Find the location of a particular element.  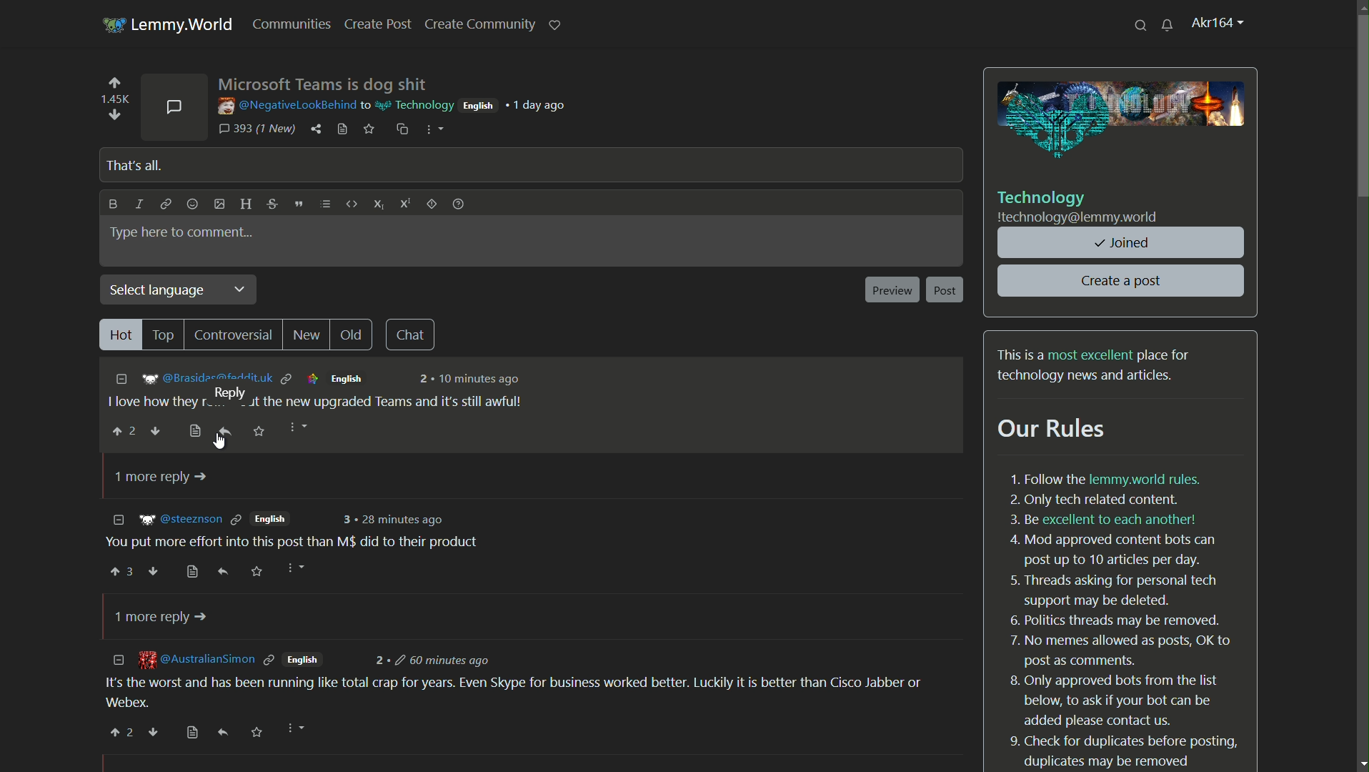

community name is located at coordinates (412, 104).